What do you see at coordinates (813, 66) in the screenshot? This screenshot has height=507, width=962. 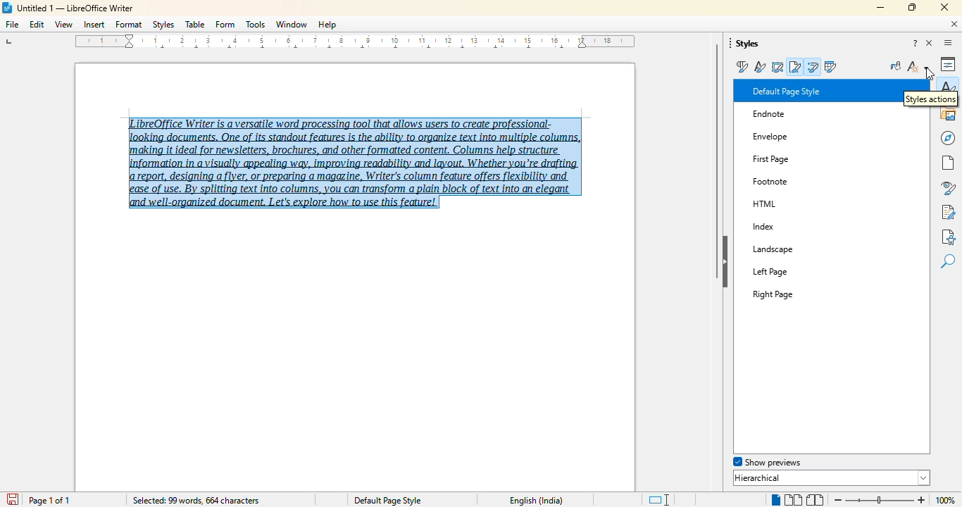 I see `list styles` at bounding box center [813, 66].